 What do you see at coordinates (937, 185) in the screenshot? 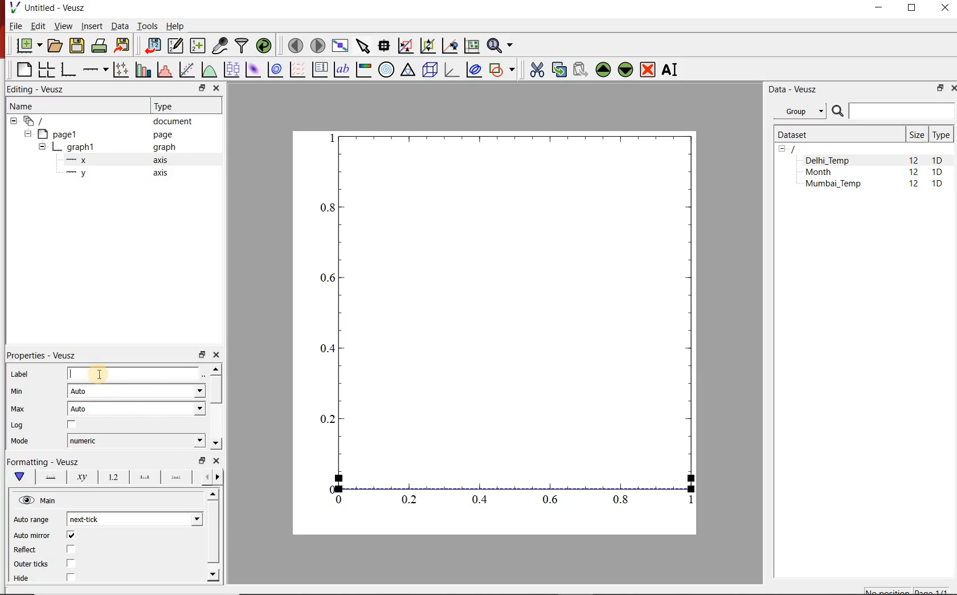
I see `1D` at bounding box center [937, 185].